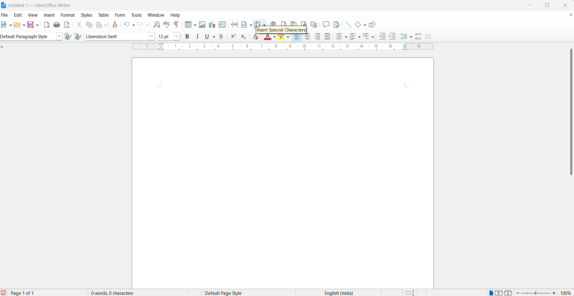 This screenshot has width=574, height=296. What do you see at coordinates (78, 37) in the screenshot?
I see `create new style from selection` at bounding box center [78, 37].